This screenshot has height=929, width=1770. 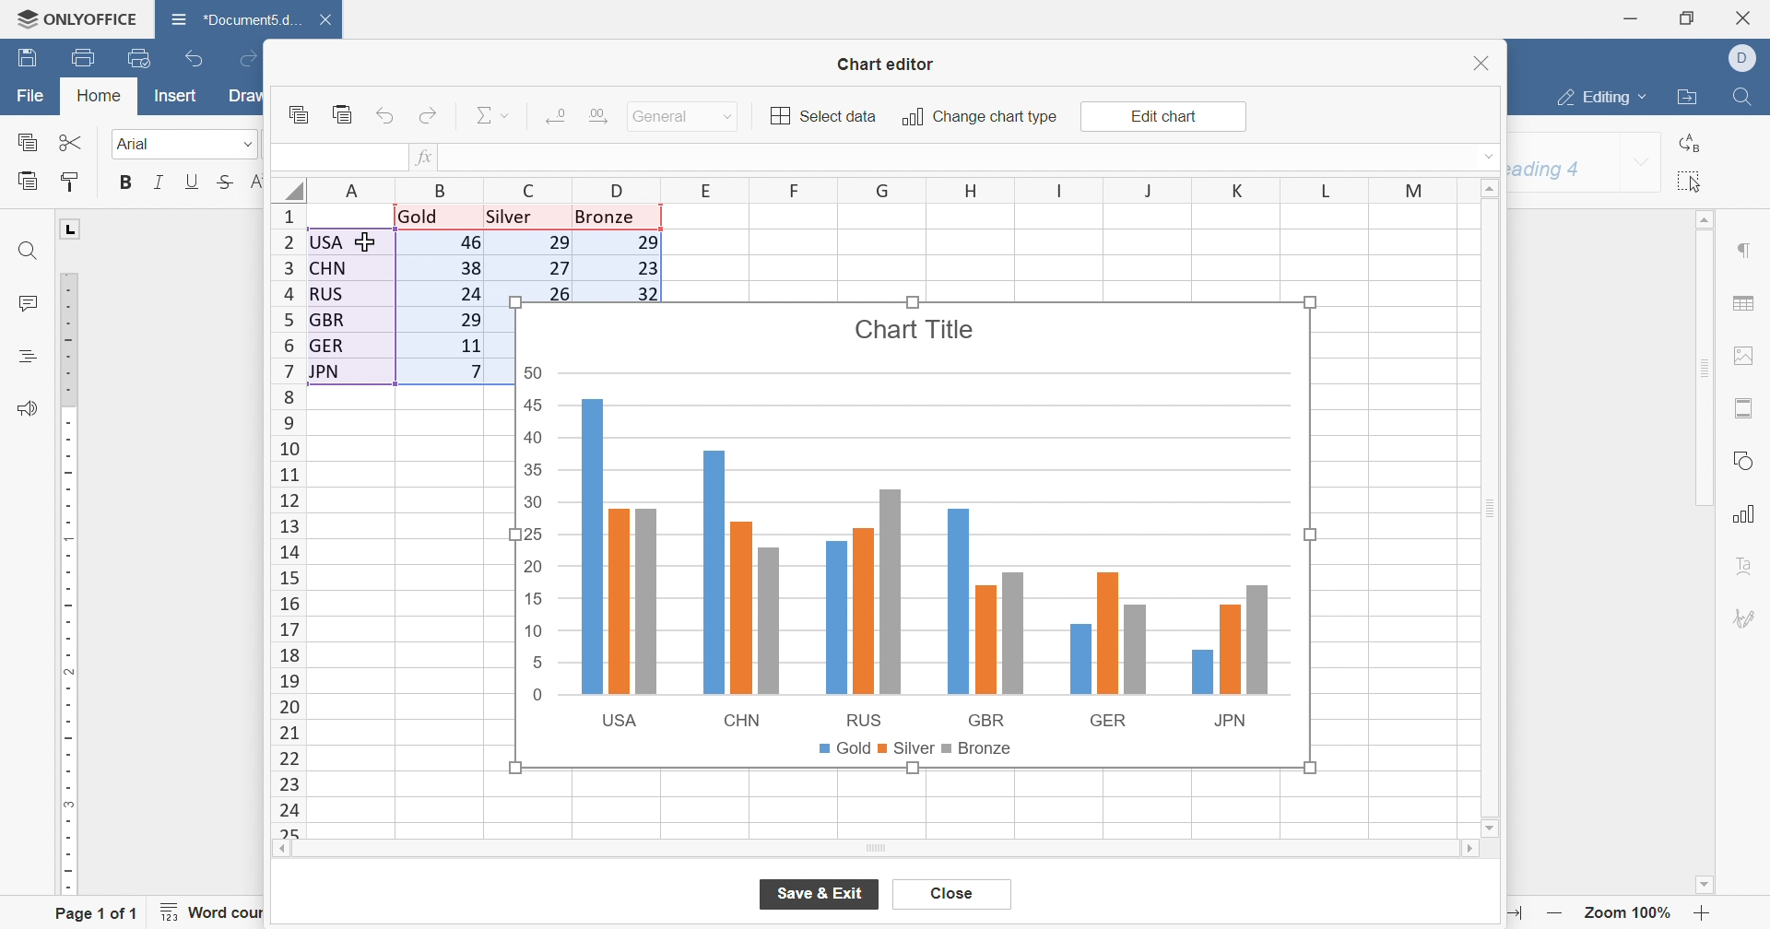 I want to click on chart settings, so click(x=1746, y=514).